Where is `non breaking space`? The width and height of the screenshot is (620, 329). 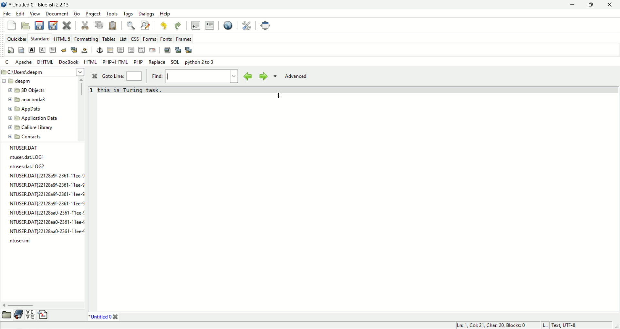 non breaking space is located at coordinates (85, 51).